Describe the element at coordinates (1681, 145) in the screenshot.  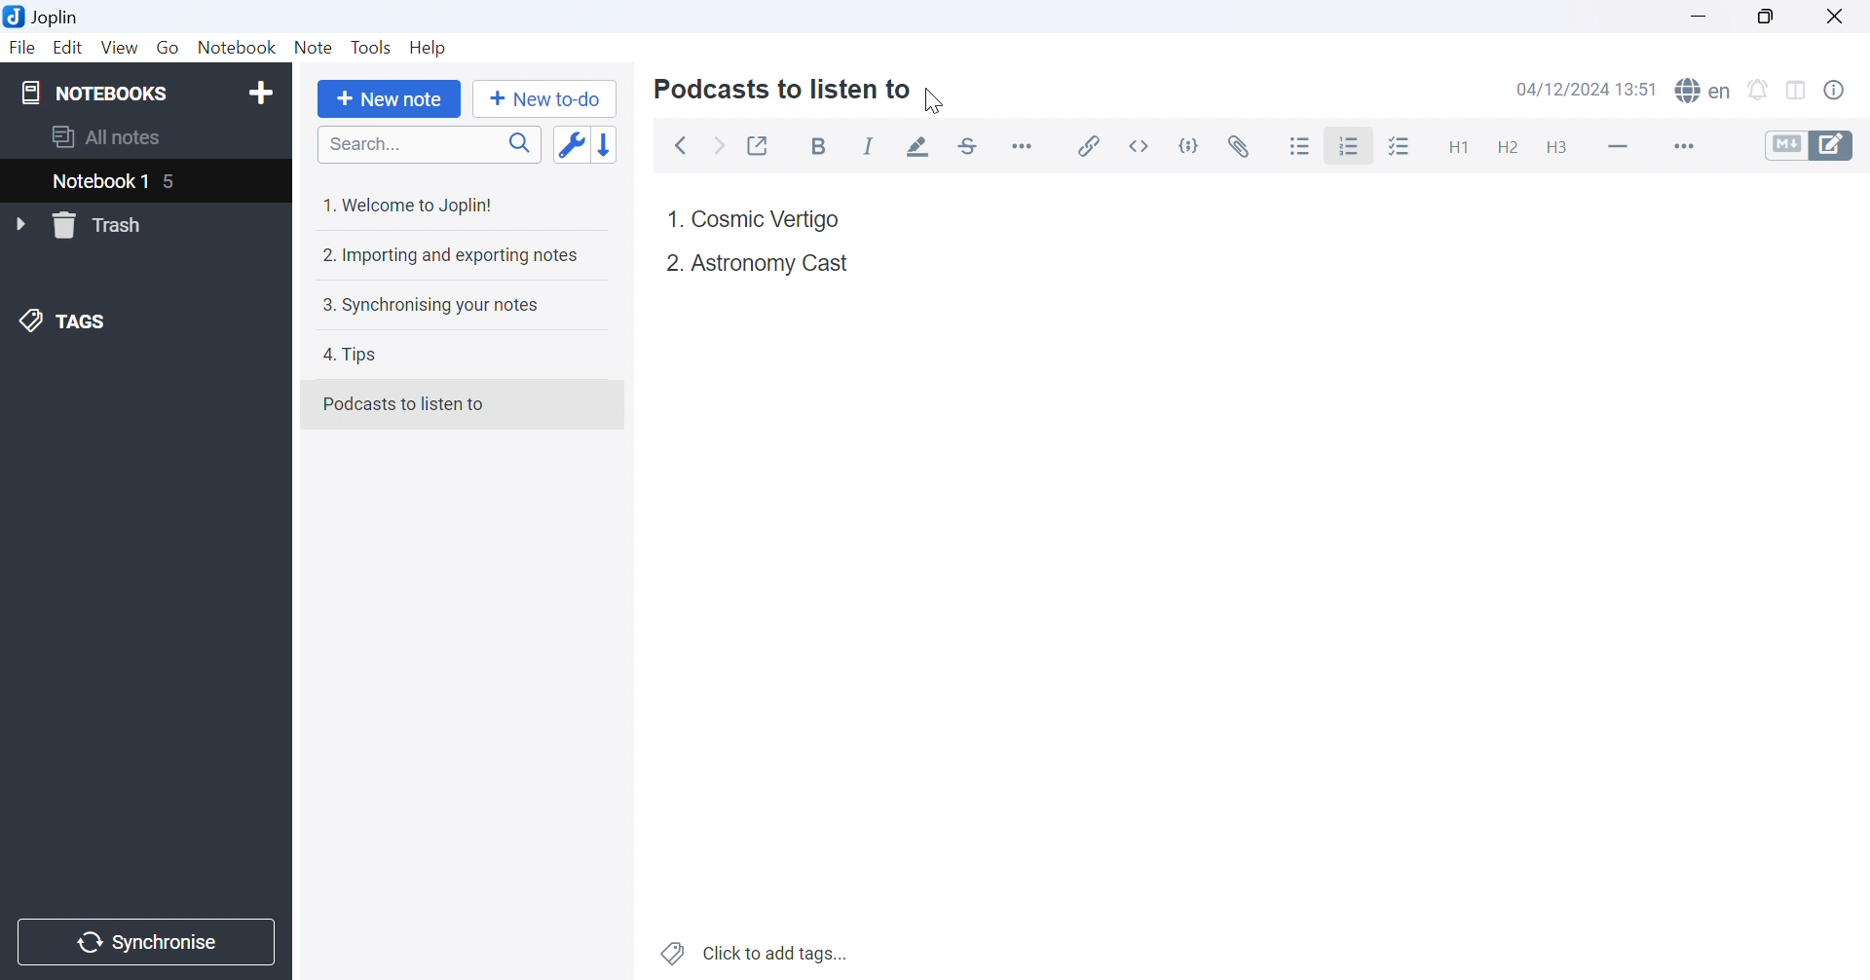
I see `More` at that location.